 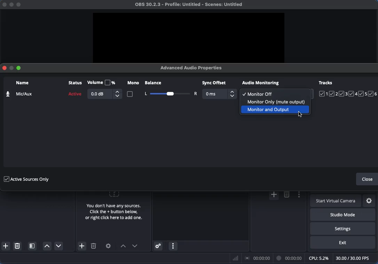 I want to click on close, so click(x=3, y=5).